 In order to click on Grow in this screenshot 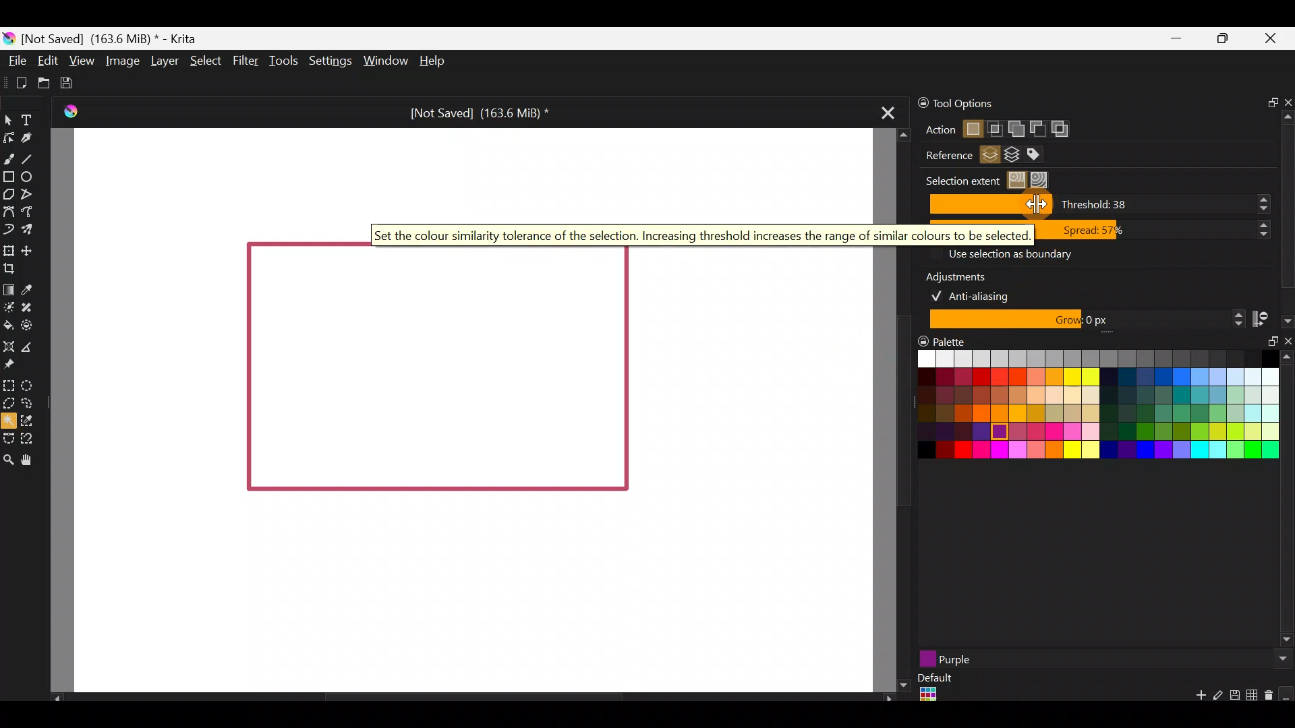, I will do `click(1085, 320)`.